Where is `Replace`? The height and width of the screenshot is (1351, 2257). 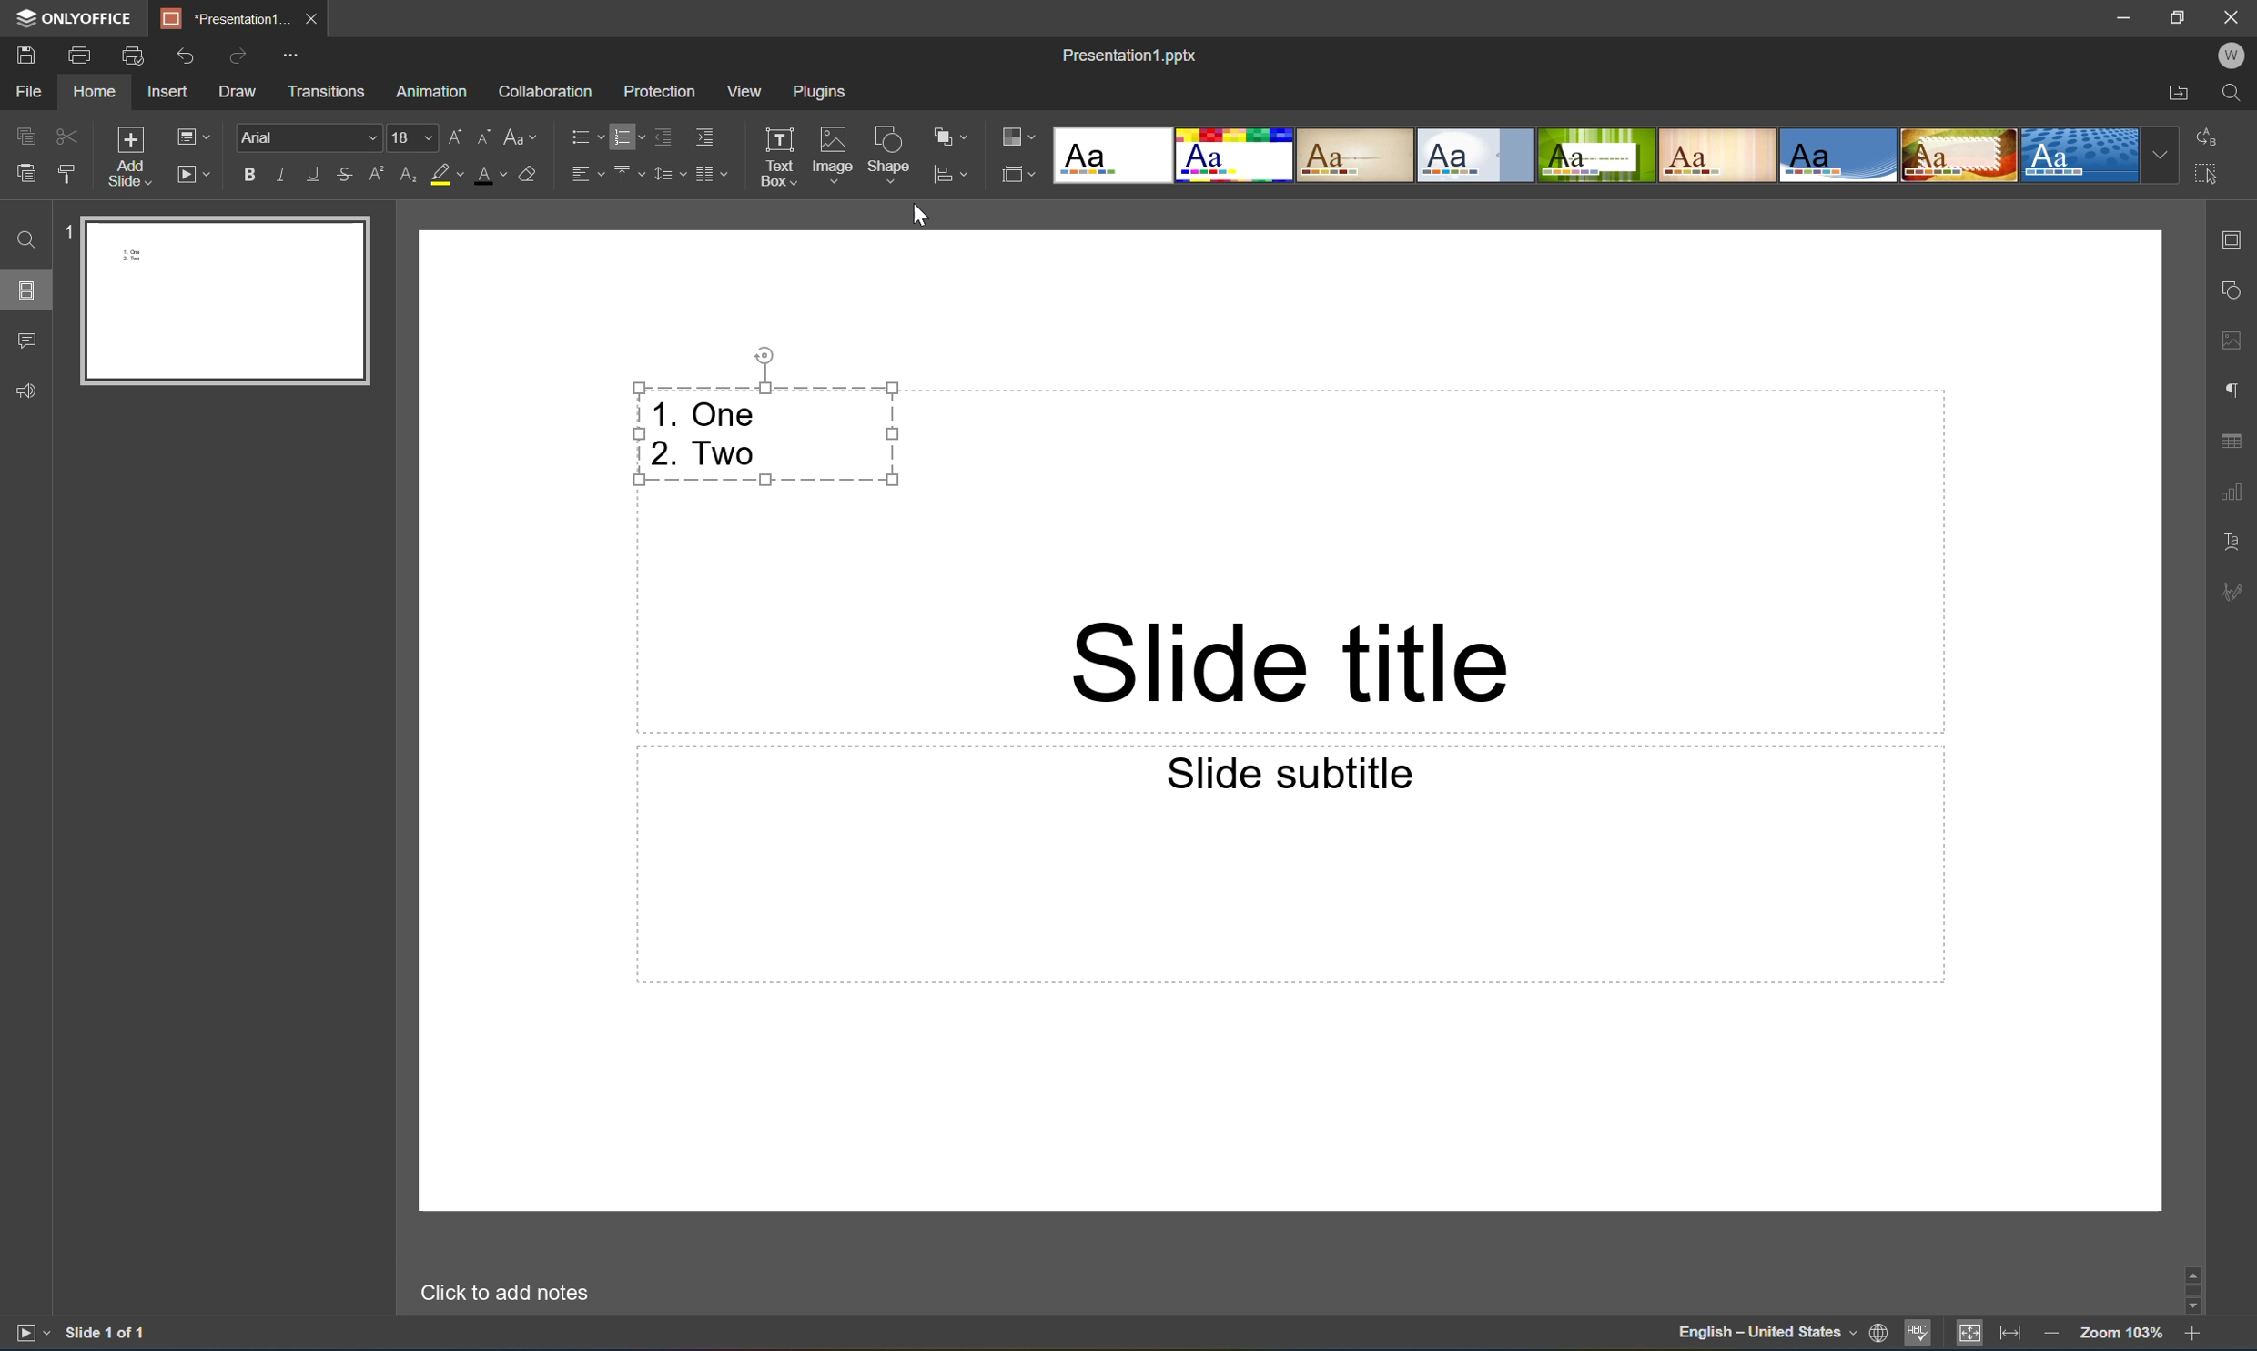
Replace is located at coordinates (2211, 135).